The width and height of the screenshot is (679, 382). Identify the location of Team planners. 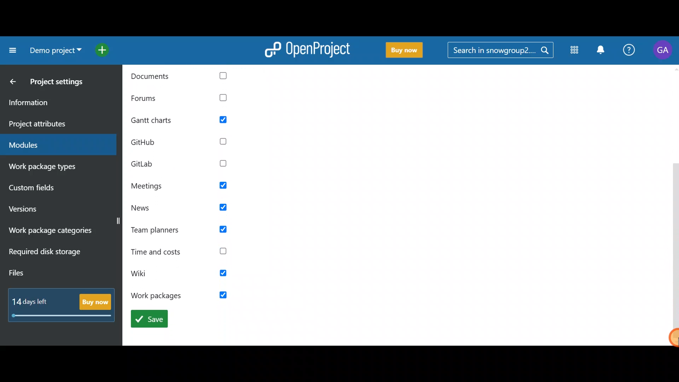
(182, 230).